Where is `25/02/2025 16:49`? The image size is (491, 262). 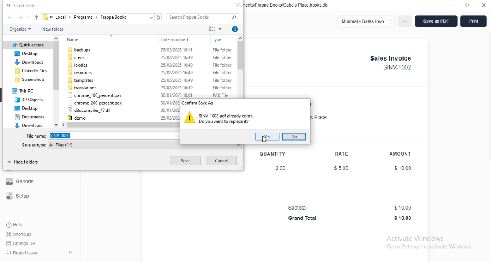 25/02/2025 16:49 is located at coordinates (176, 65).